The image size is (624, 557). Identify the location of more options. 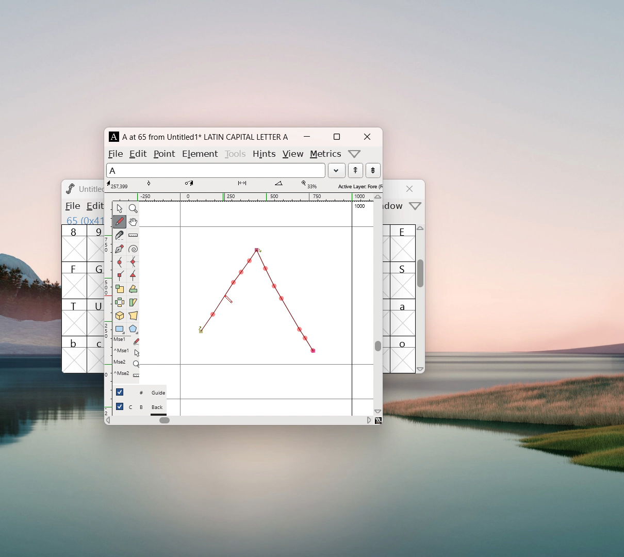
(355, 154).